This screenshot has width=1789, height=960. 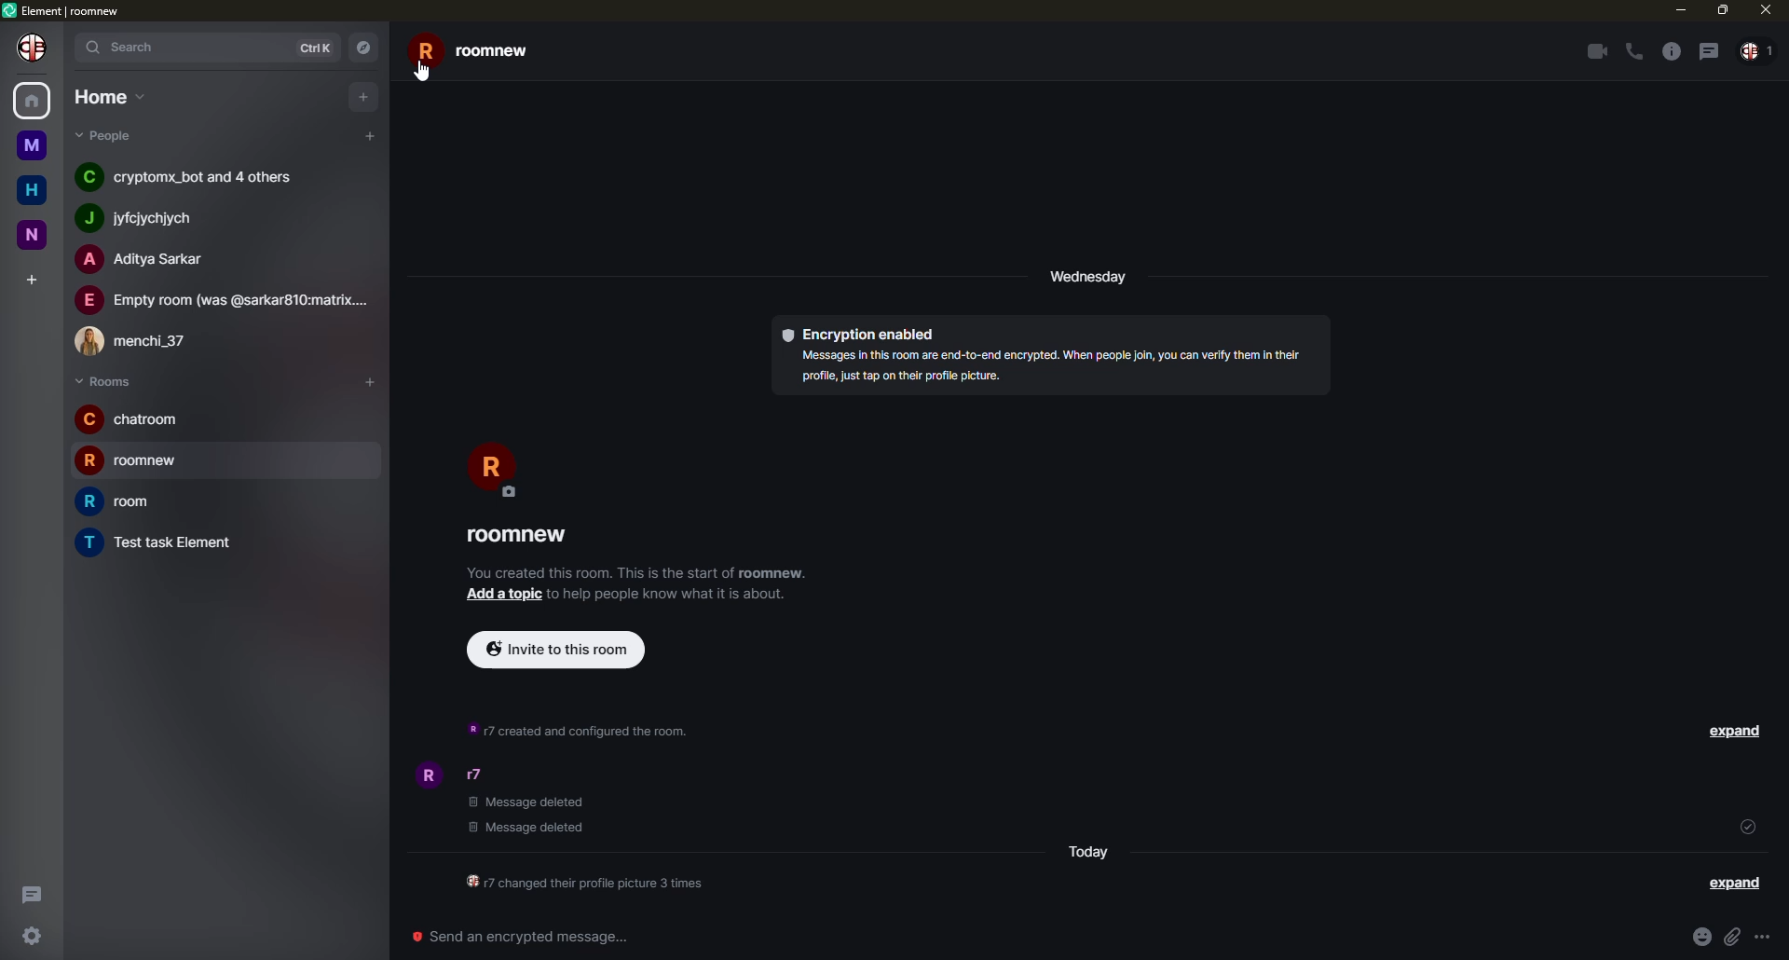 What do you see at coordinates (32, 190) in the screenshot?
I see `home` at bounding box center [32, 190].